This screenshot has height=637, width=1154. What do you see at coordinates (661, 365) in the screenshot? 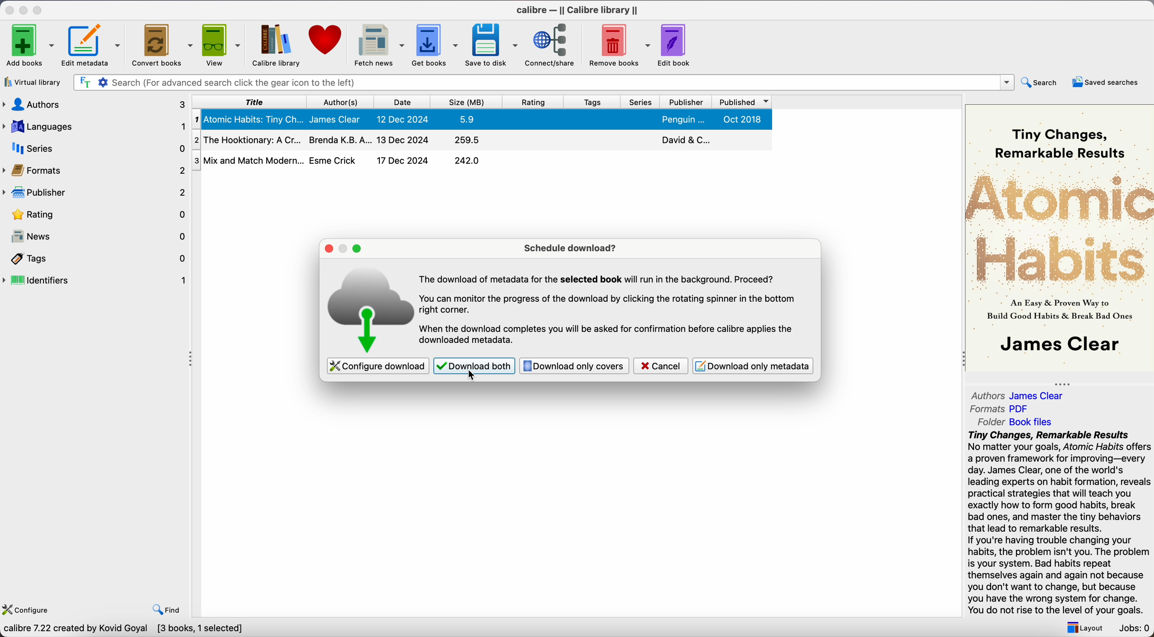
I see `cancel` at bounding box center [661, 365].